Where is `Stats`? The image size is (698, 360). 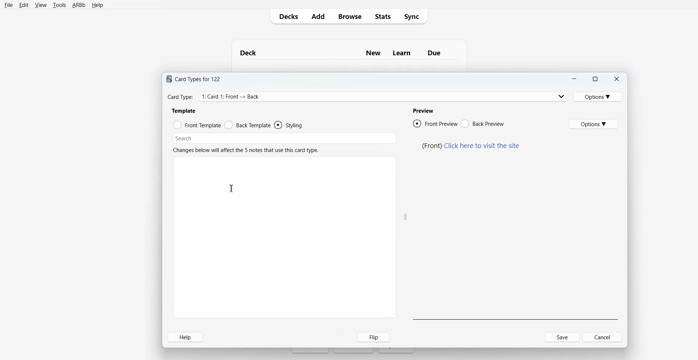 Stats is located at coordinates (384, 16).